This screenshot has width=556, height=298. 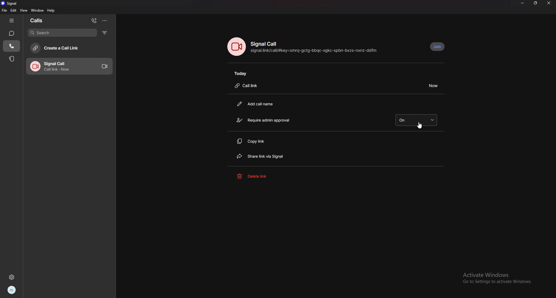 What do you see at coordinates (270, 120) in the screenshot?
I see `require admin approval` at bounding box center [270, 120].